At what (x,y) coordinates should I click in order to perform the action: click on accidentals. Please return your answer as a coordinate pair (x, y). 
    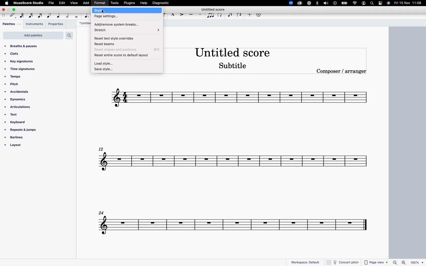
    Looking at the image, I should click on (17, 92).